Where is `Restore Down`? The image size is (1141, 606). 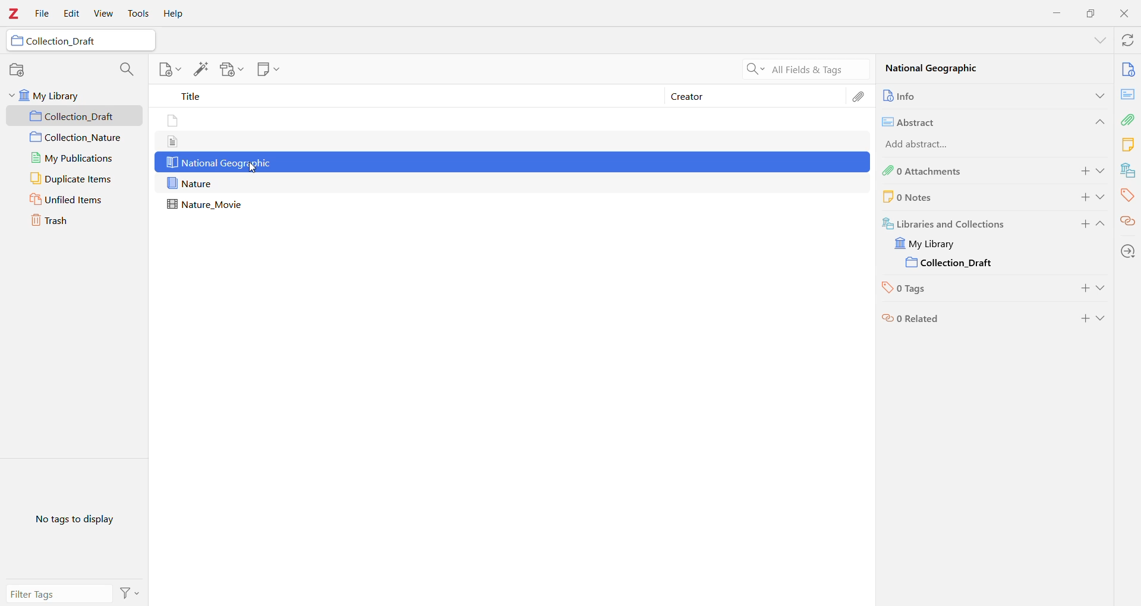
Restore Down is located at coordinates (1091, 13).